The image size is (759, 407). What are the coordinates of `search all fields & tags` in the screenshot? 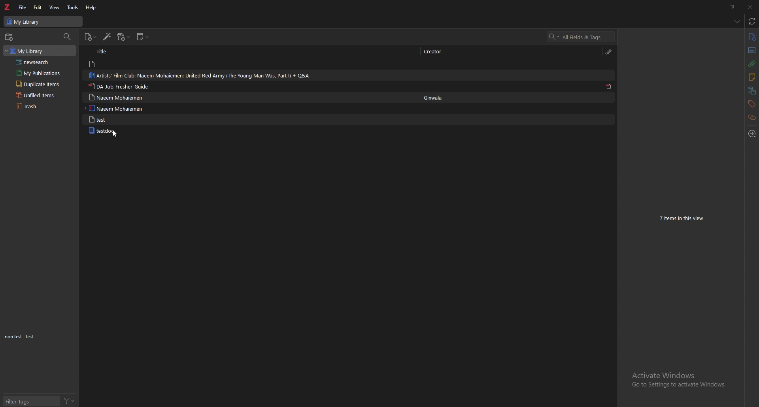 It's located at (582, 37).